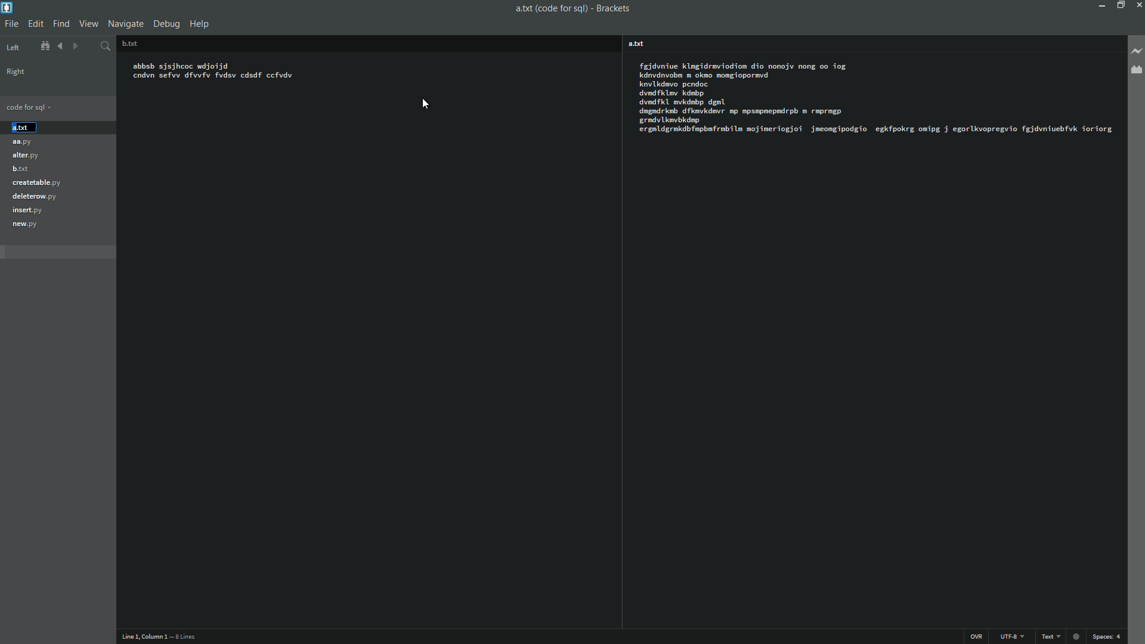 This screenshot has height=644, width=1145. I want to click on insert.py, so click(26, 210).